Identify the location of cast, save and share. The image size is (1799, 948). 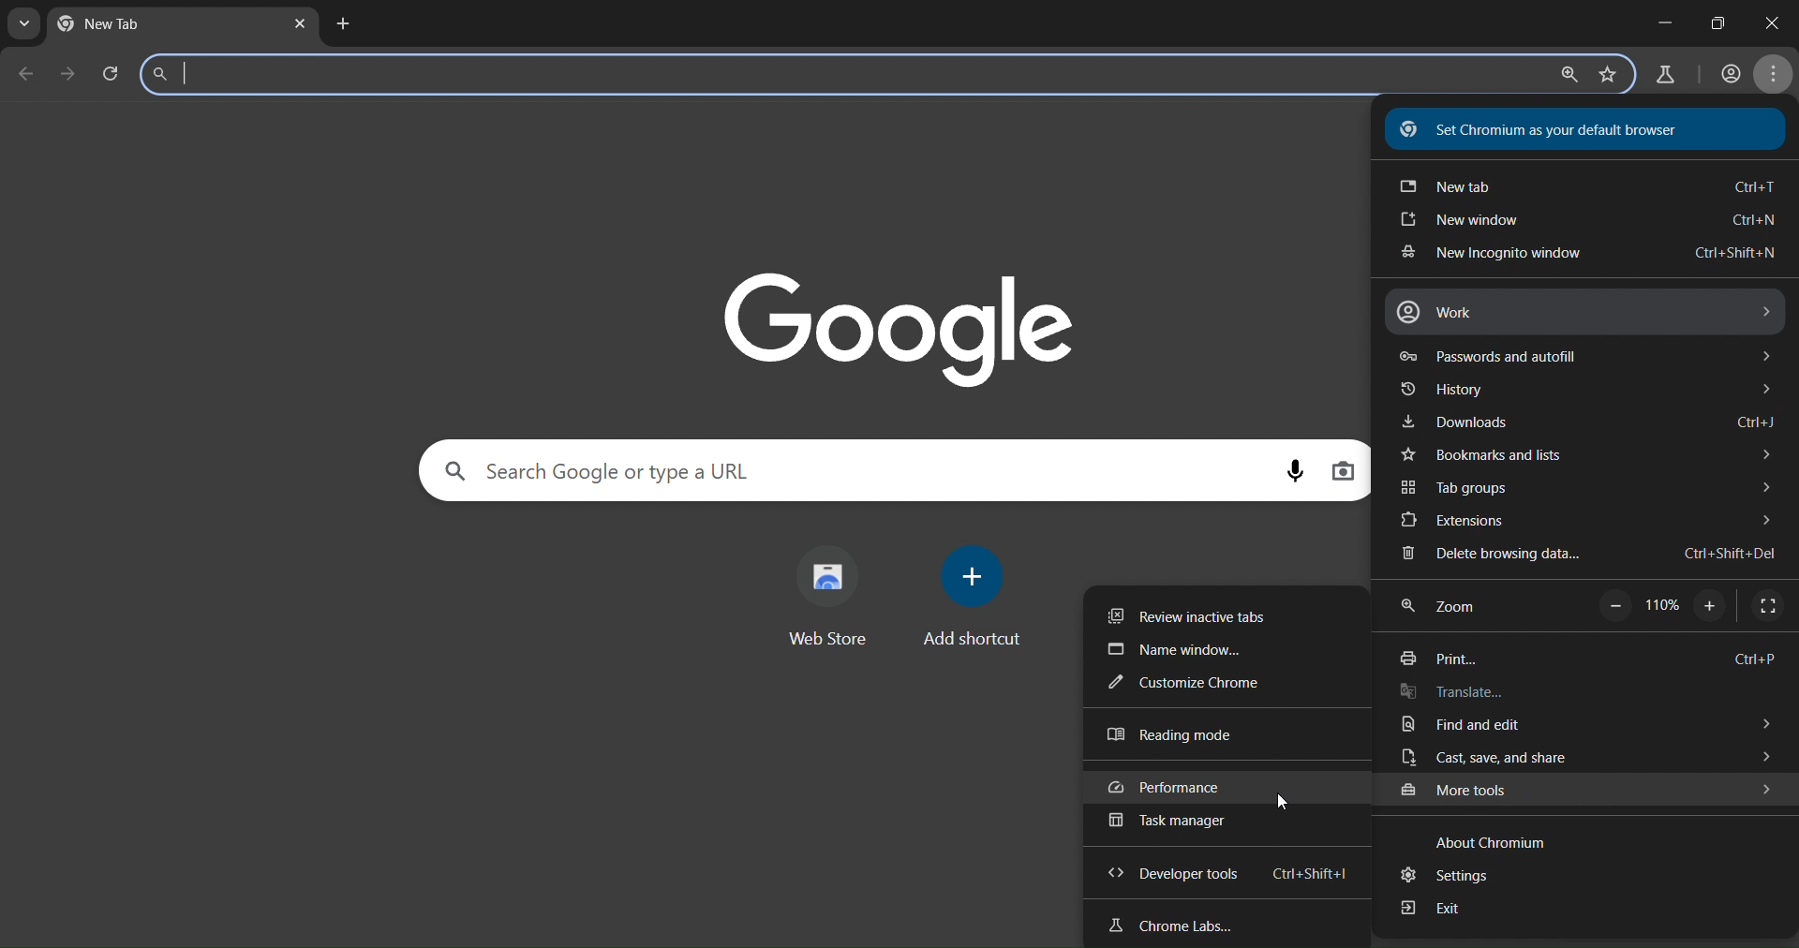
(1579, 759).